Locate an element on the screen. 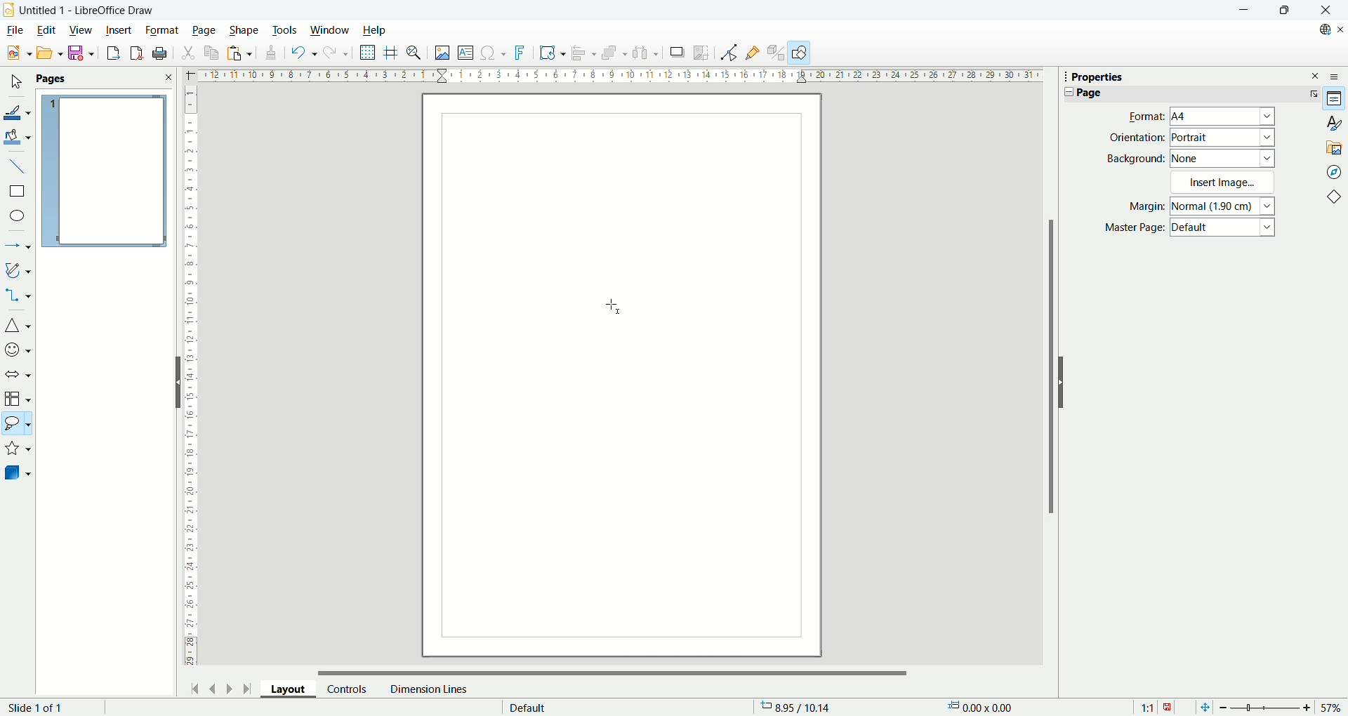 The width and height of the screenshot is (1348, 716). new is located at coordinates (16, 53).